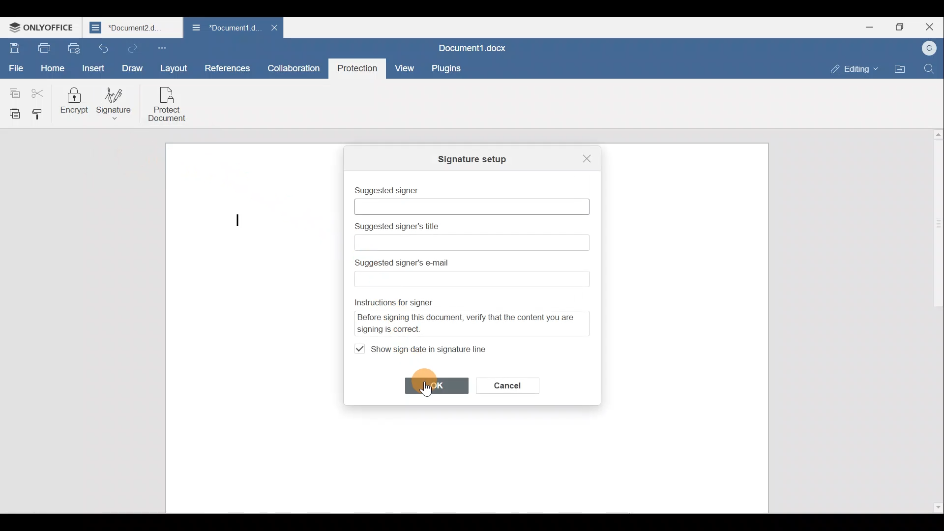 Image resolution: width=944 pixels, height=531 pixels. What do you see at coordinates (275, 27) in the screenshot?
I see `Close document` at bounding box center [275, 27].